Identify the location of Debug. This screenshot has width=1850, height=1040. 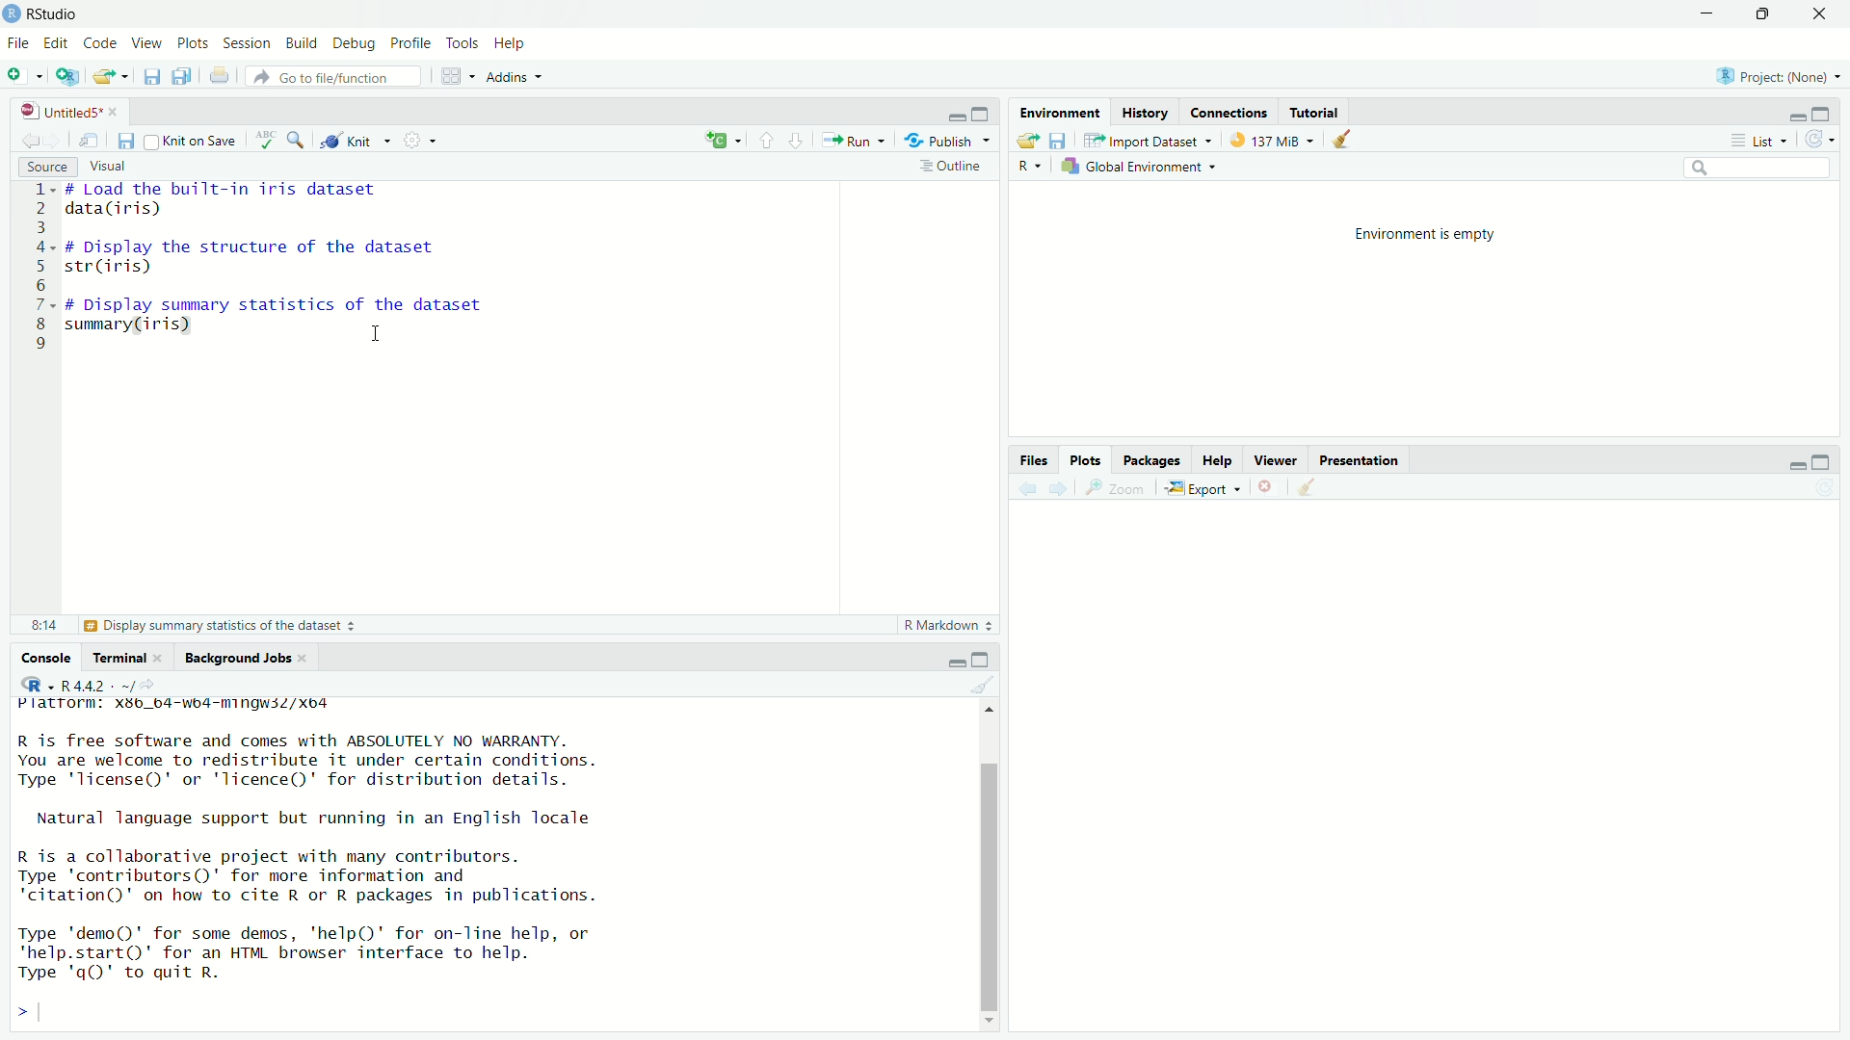
(356, 43).